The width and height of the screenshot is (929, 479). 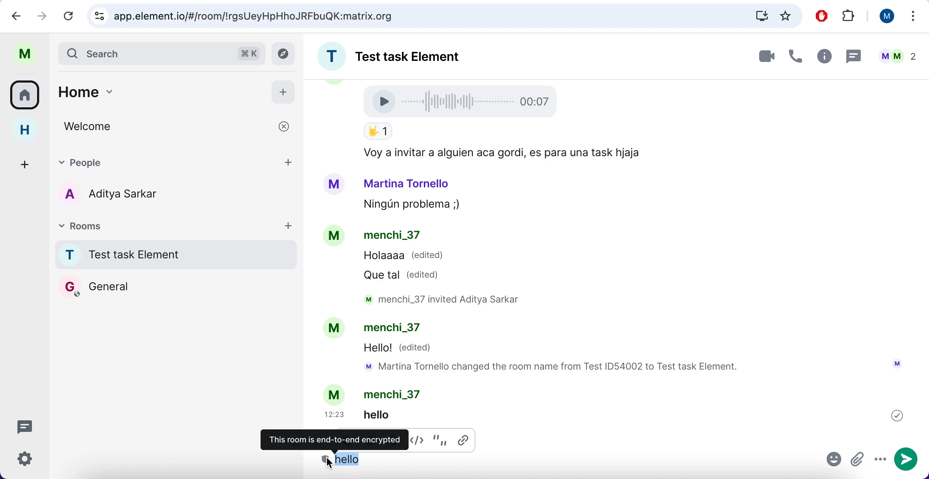 What do you see at coordinates (155, 161) in the screenshot?
I see `people` at bounding box center [155, 161].